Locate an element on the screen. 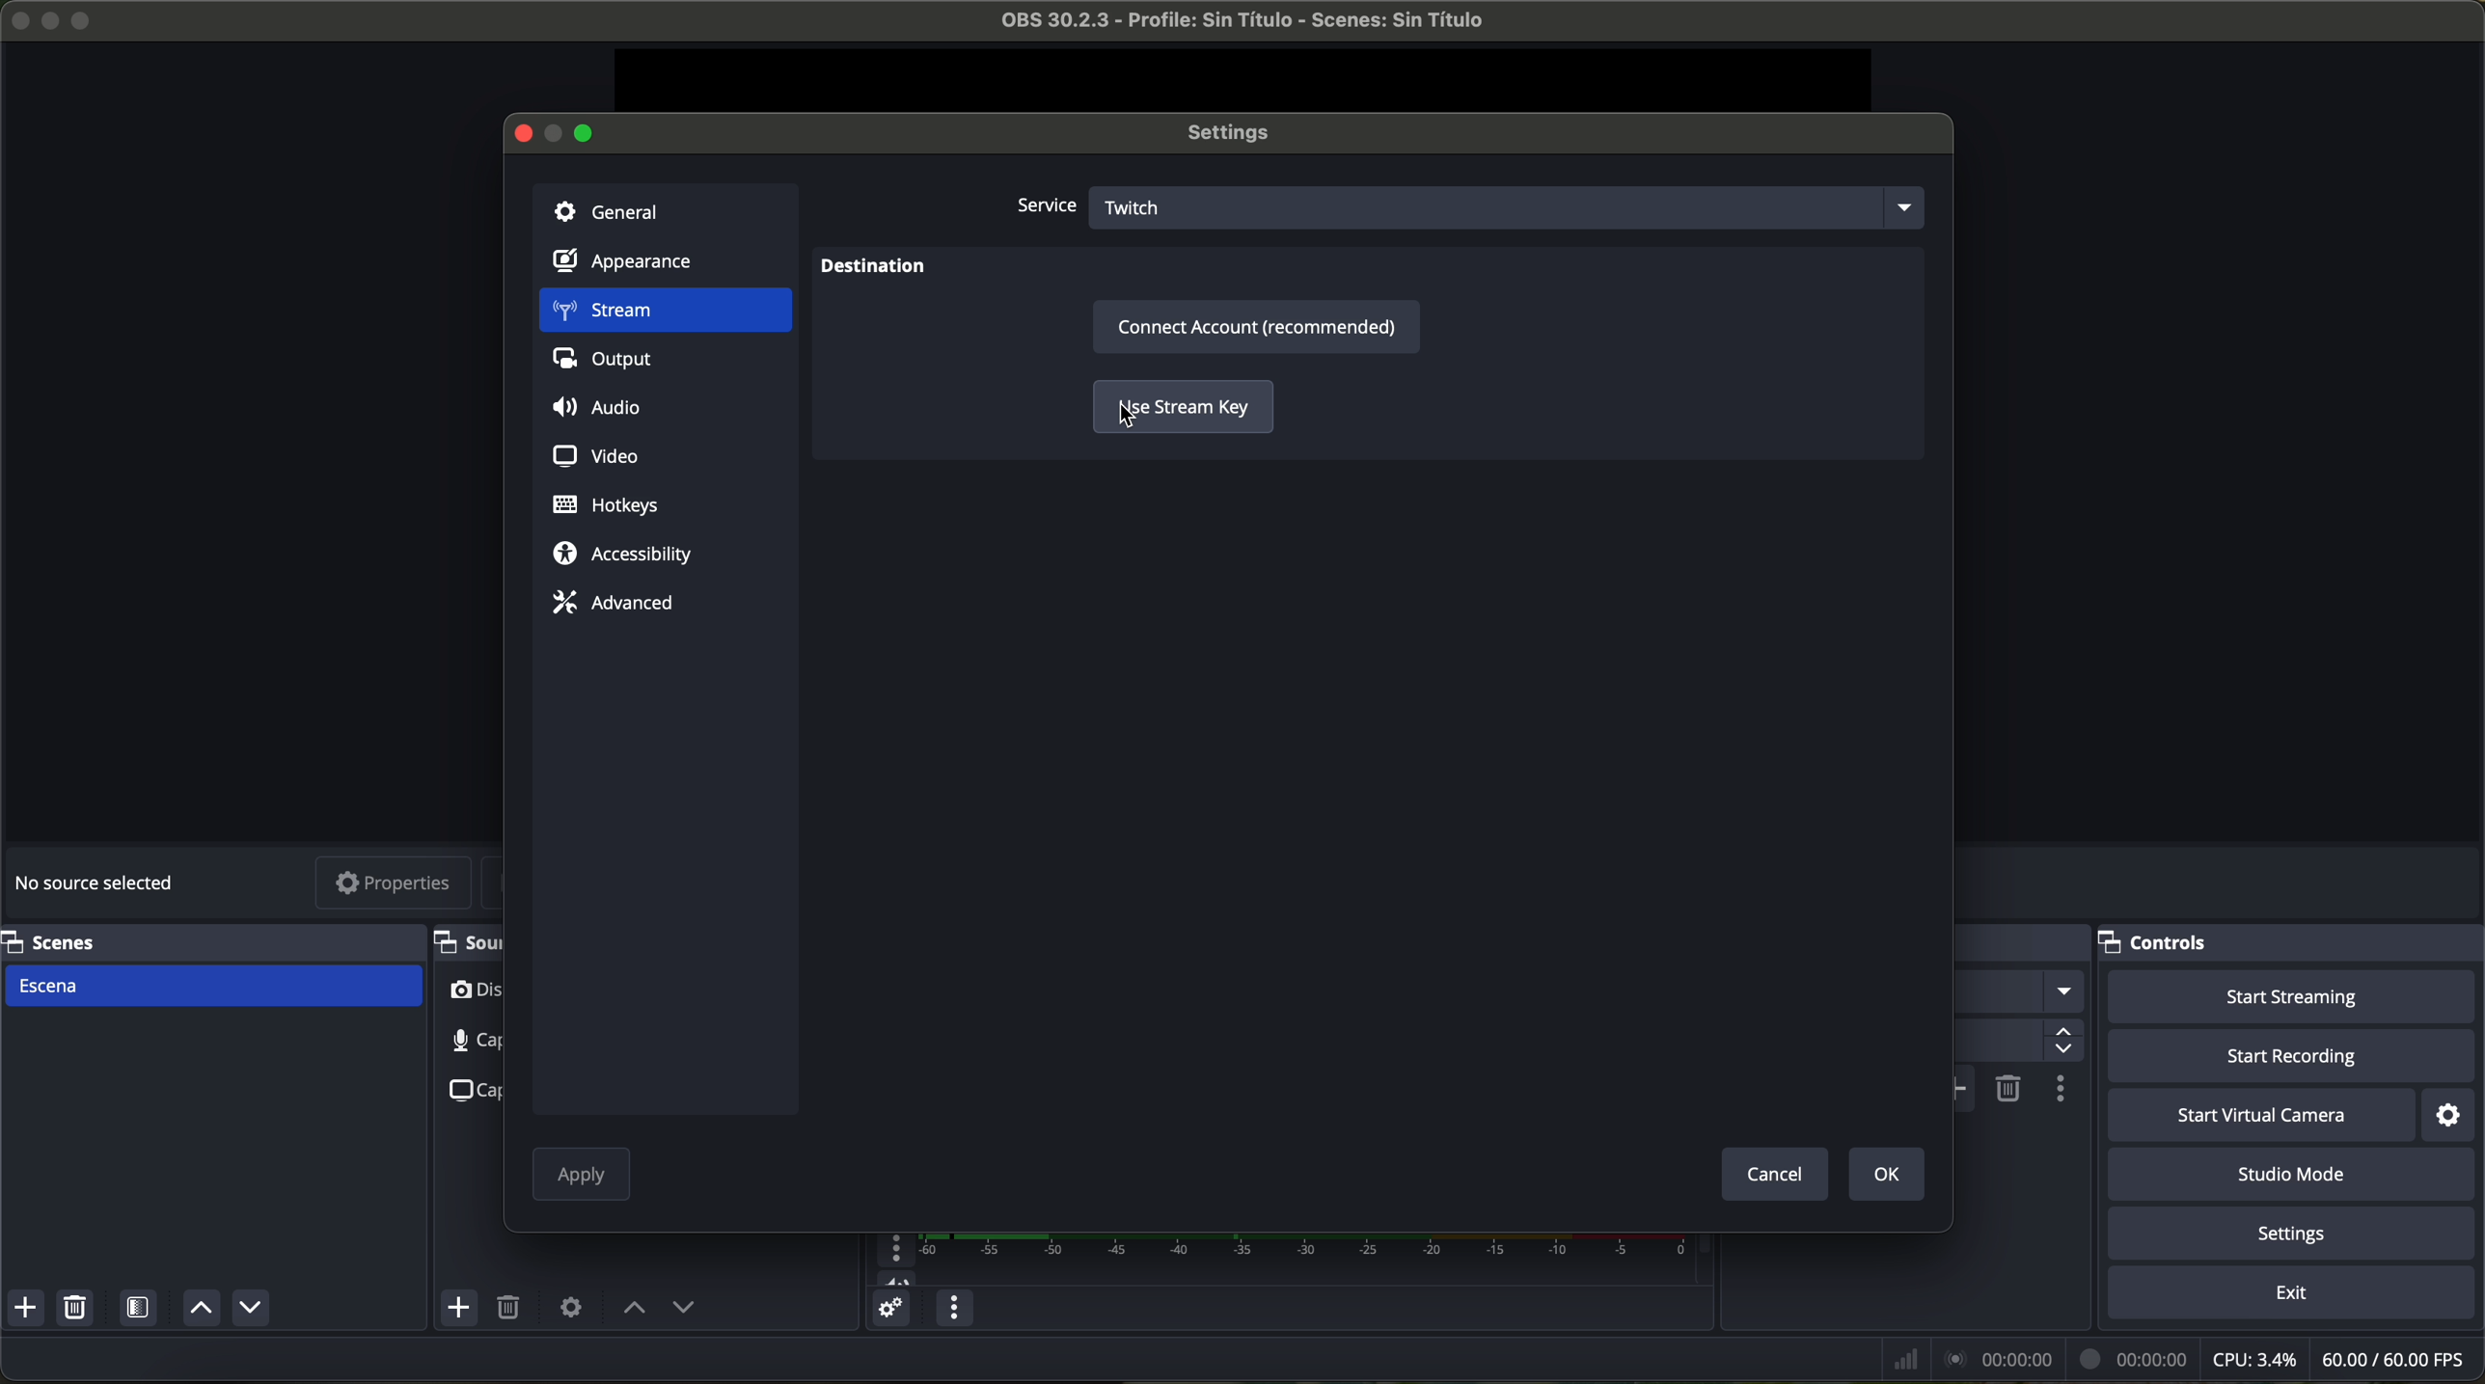  move source up is located at coordinates (635, 1309).